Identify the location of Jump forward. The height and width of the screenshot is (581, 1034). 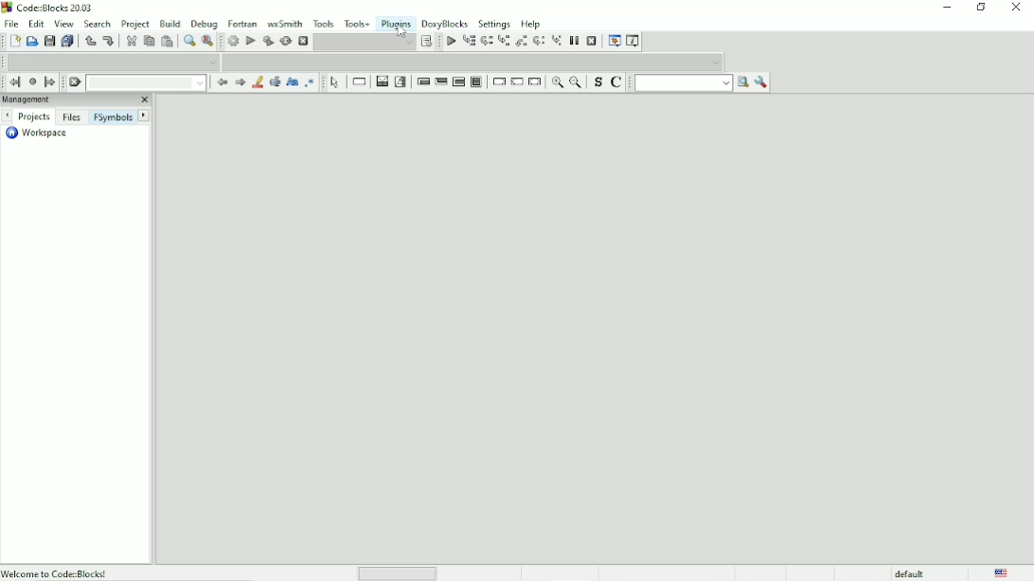
(50, 82).